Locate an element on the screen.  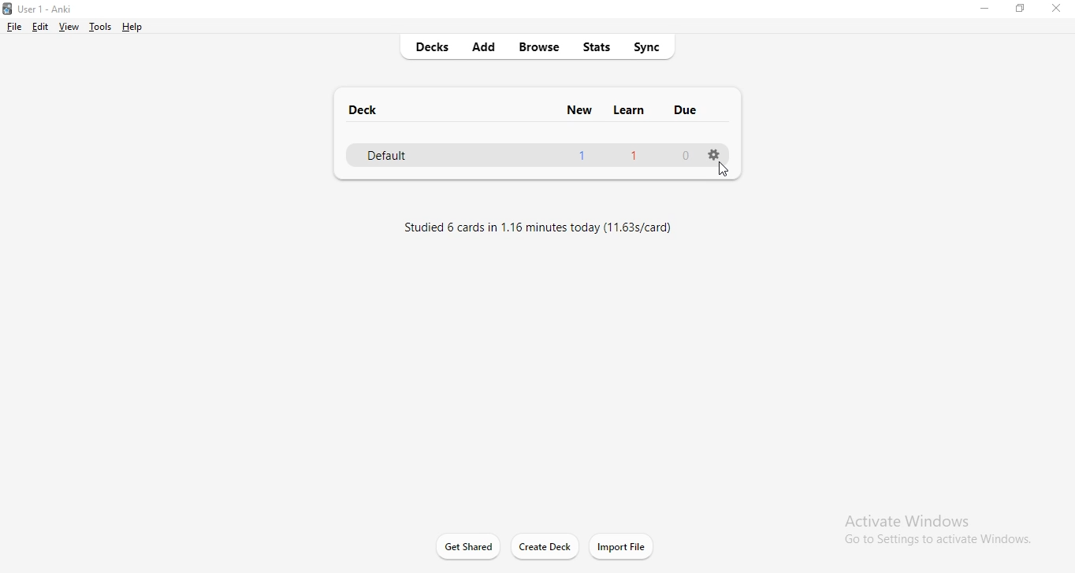
minimise is located at coordinates (983, 12).